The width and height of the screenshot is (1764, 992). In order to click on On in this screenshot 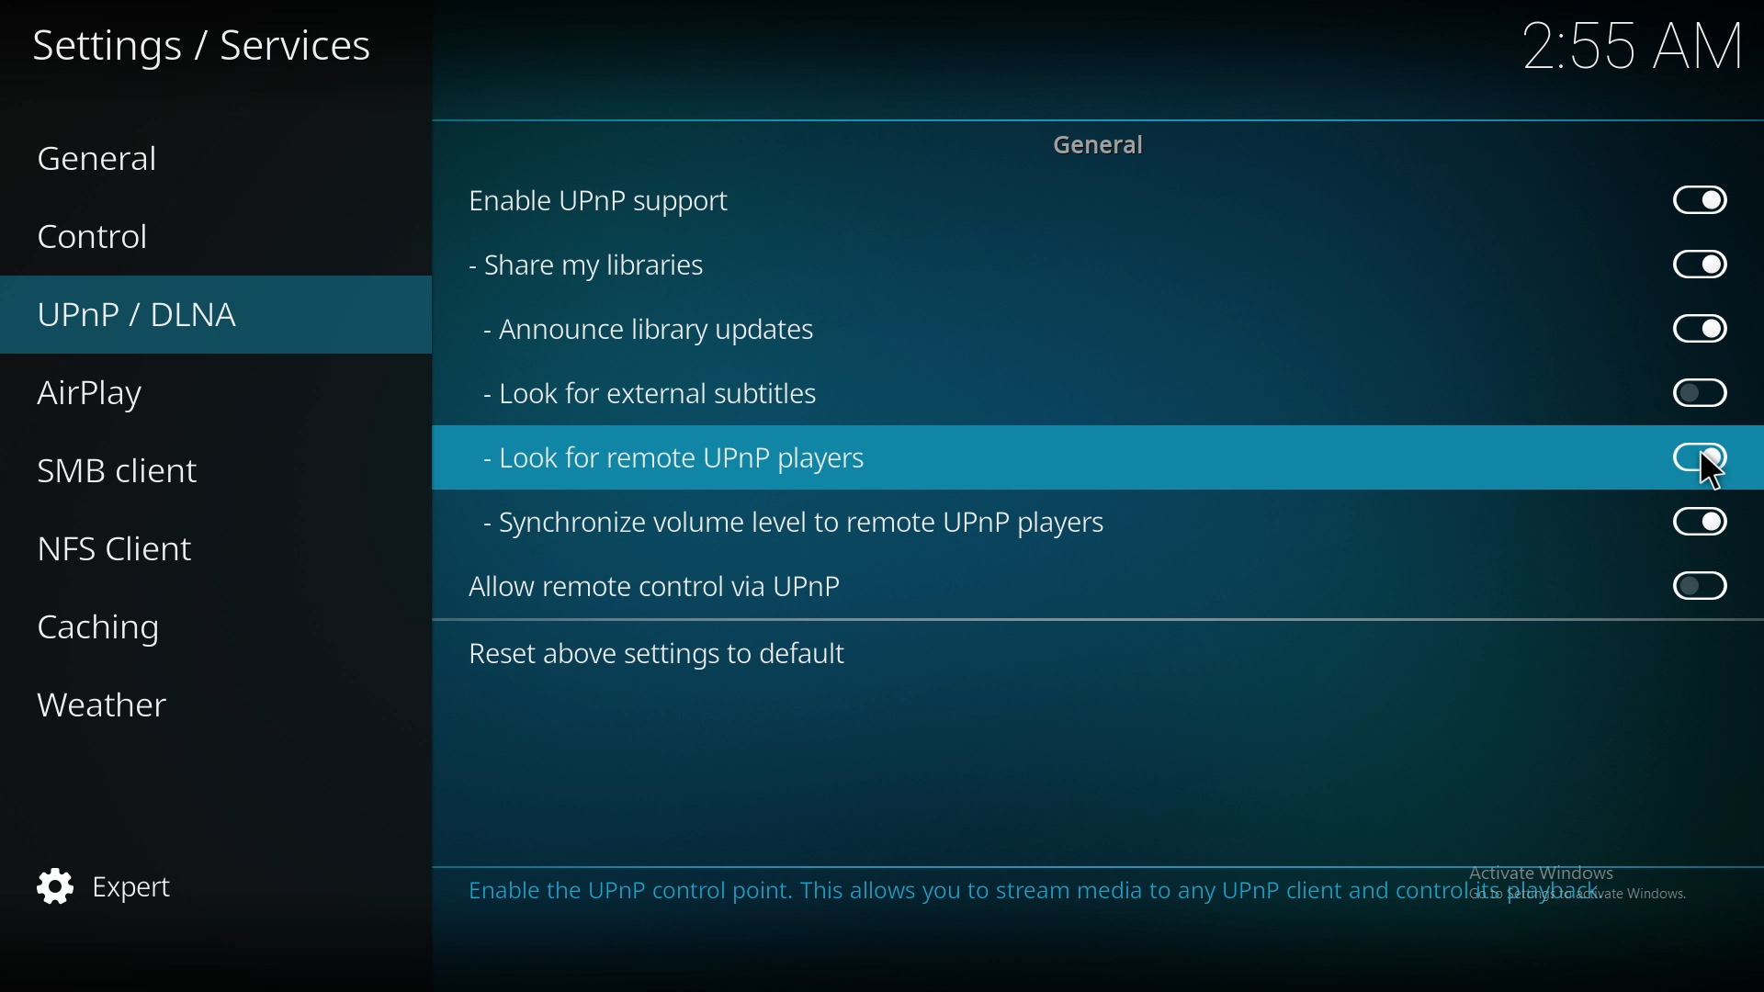, I will do `click(1704, 201)`.